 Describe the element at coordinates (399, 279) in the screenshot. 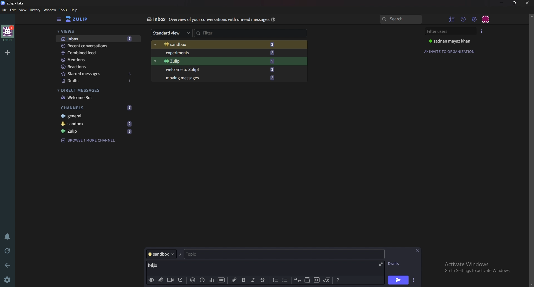

I see `send` at that location.